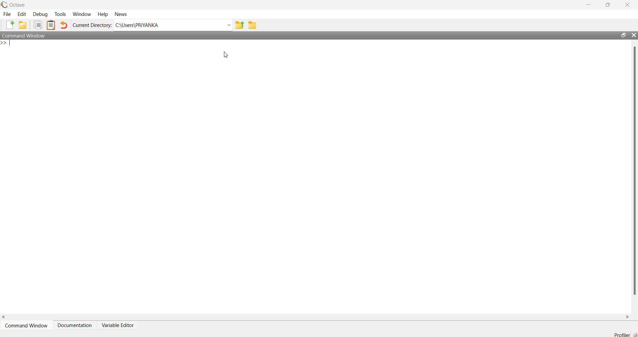 The height and width of the screenshot is (337, 638). Describe the element at coordinates (619, 334) in the screenshot. I see `Drafile` at that location.